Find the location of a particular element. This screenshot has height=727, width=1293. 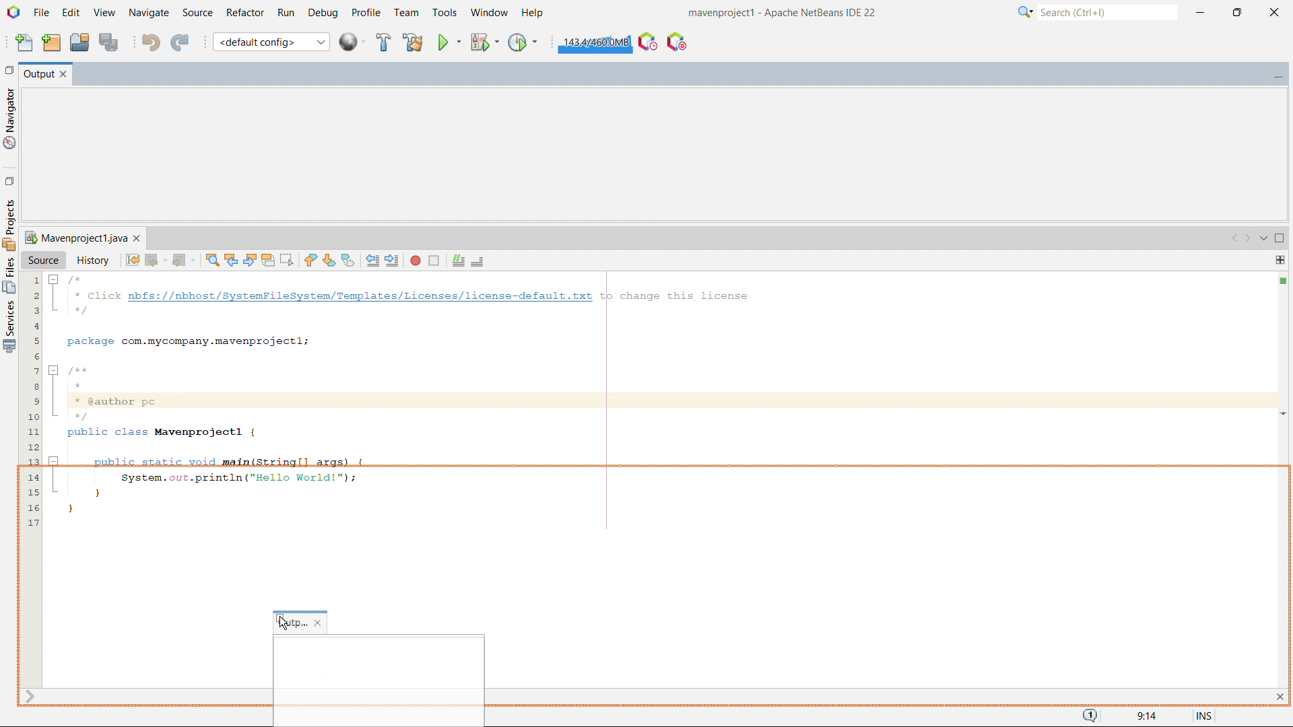

edit is located at coordinates (71, 13).